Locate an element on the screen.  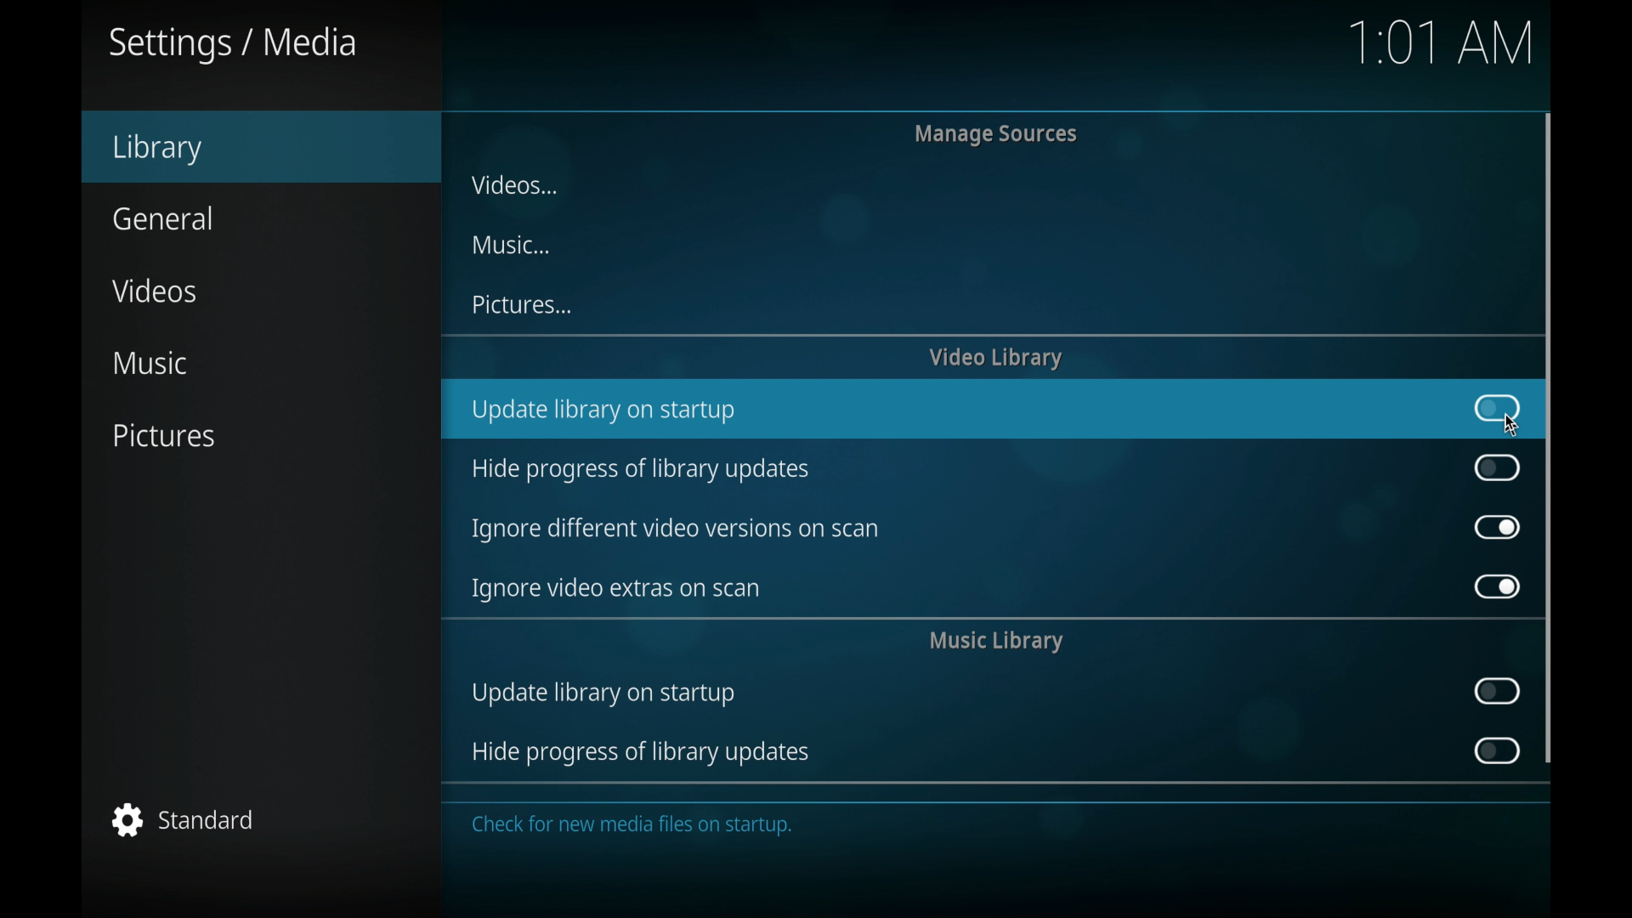
general is located at coordinates (162, 218).